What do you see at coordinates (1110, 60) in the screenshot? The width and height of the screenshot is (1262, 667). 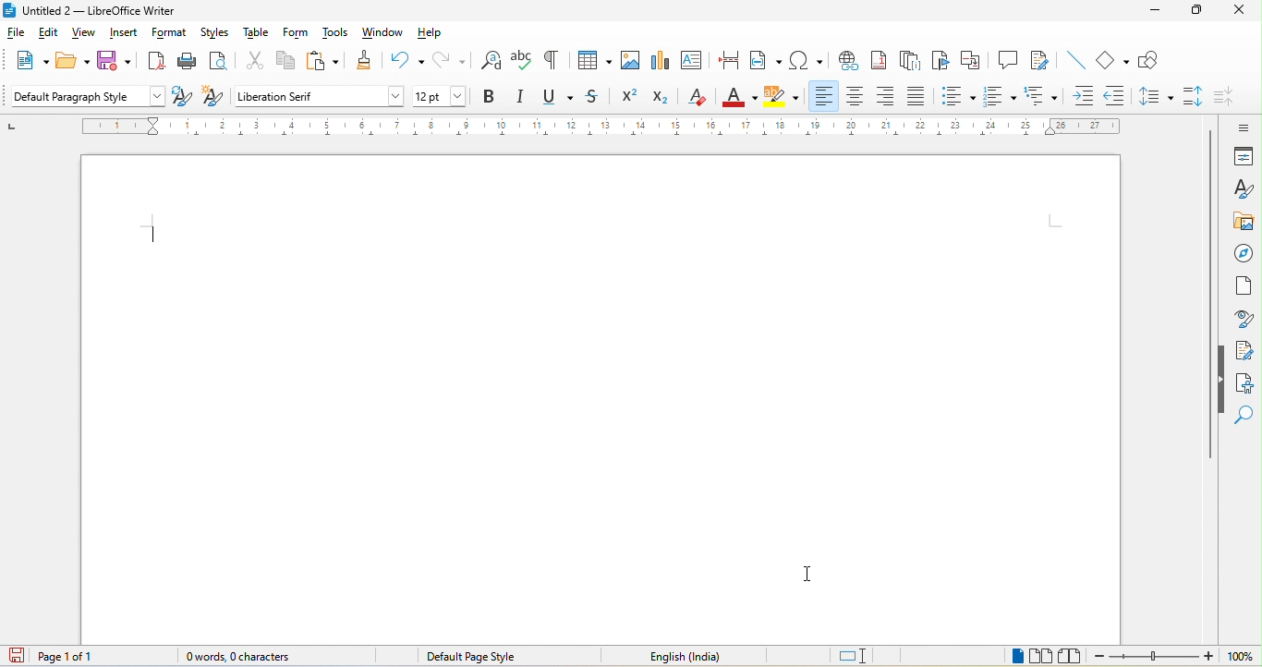 I see `basic shapes` at bounding box center [1110, 60].